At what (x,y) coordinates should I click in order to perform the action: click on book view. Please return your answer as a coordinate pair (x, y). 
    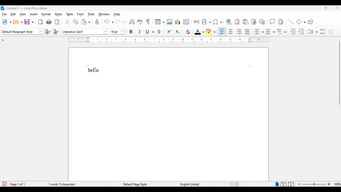
    Looking at the image, I should click on (291, 185).